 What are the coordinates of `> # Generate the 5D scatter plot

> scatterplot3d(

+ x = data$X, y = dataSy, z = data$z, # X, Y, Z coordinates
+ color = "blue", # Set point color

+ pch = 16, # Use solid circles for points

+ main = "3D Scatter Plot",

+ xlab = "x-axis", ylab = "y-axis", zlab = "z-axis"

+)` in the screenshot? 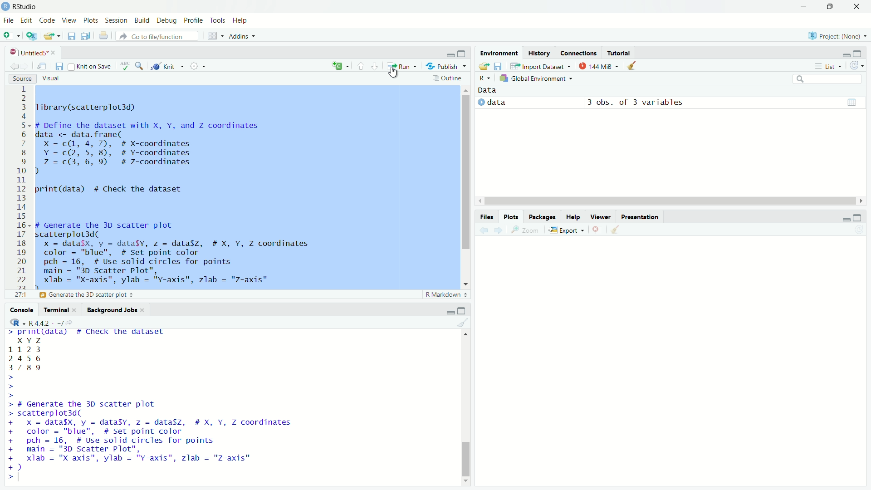 It's located at (165, 436).